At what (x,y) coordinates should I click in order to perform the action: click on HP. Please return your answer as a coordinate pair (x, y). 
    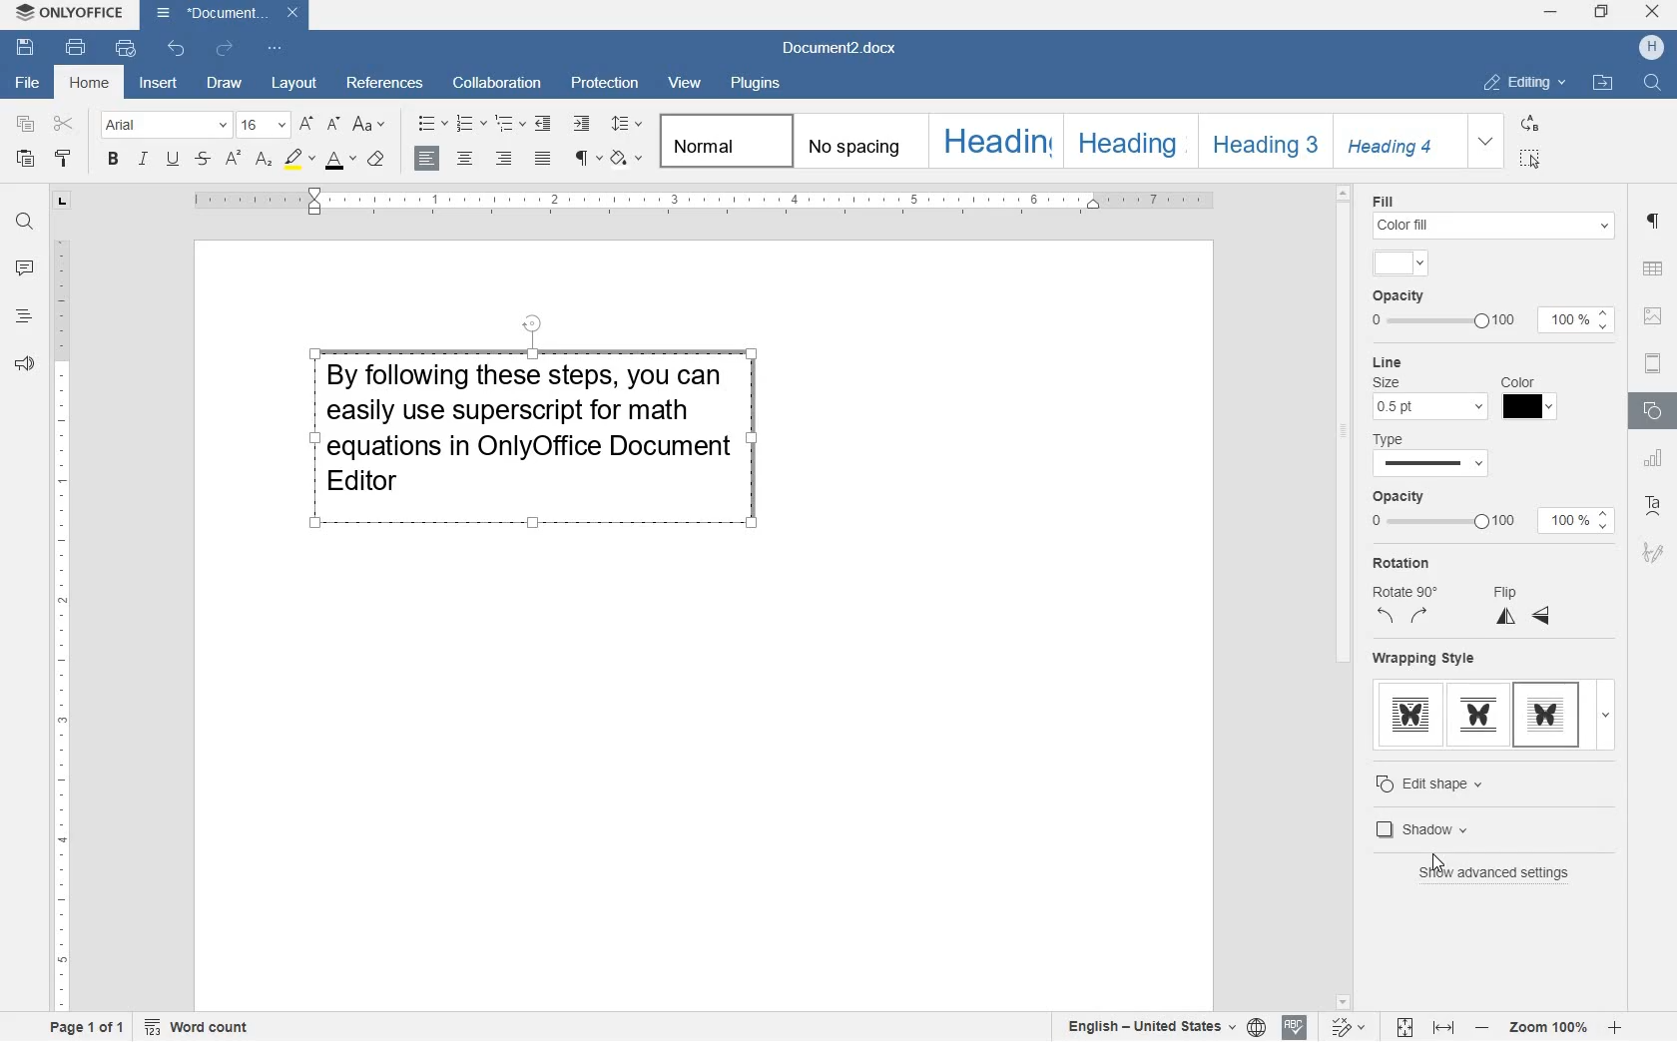
    Looking at the image, I should click on (1651, 46).